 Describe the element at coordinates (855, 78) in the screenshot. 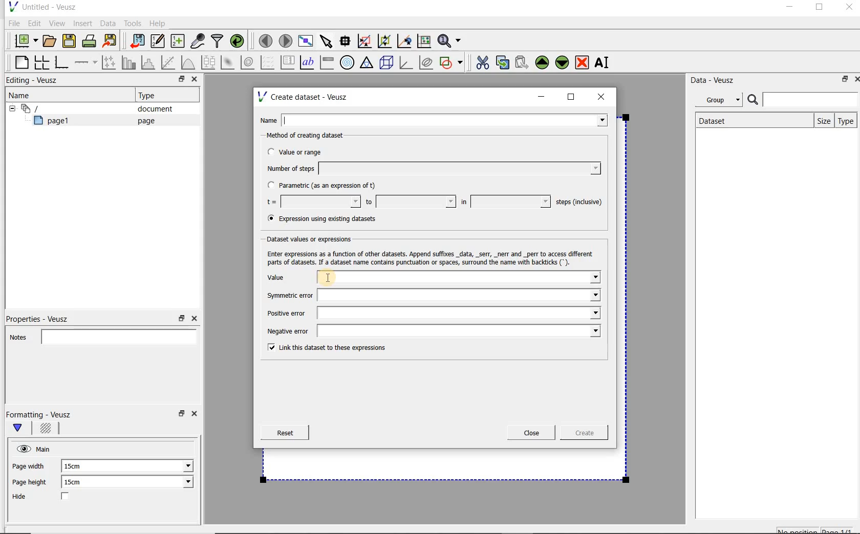

I see `Close` at that location.